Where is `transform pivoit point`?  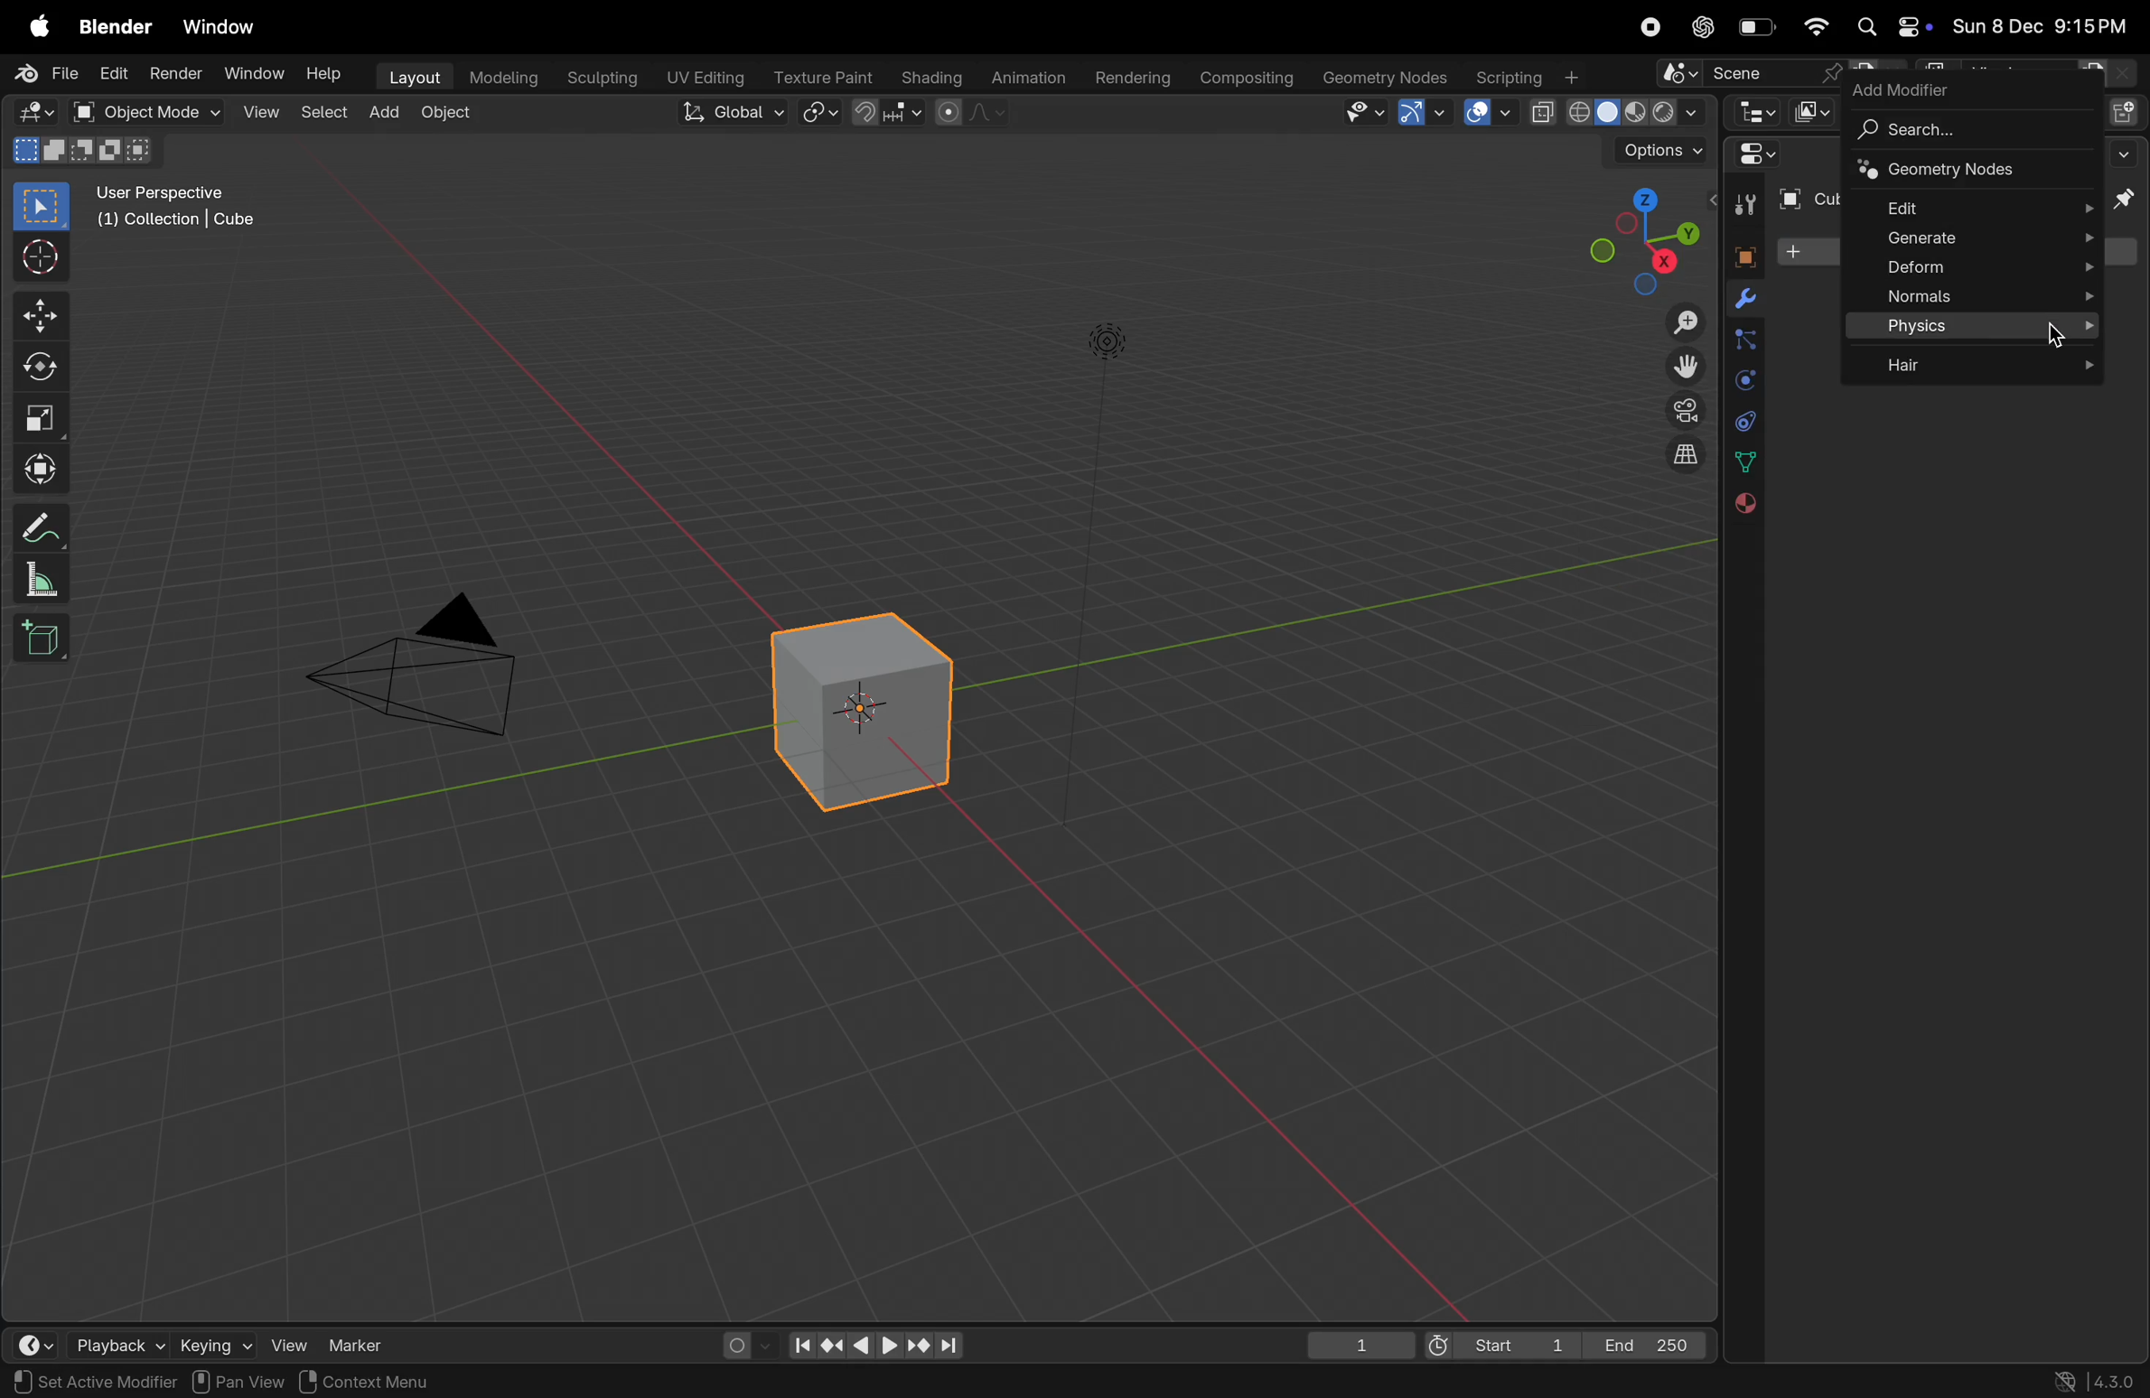 transform pivoit point is located at coordinates (821, 114).